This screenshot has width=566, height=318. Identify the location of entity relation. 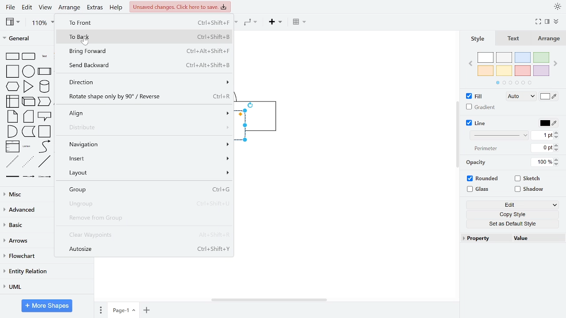
(46, 271).